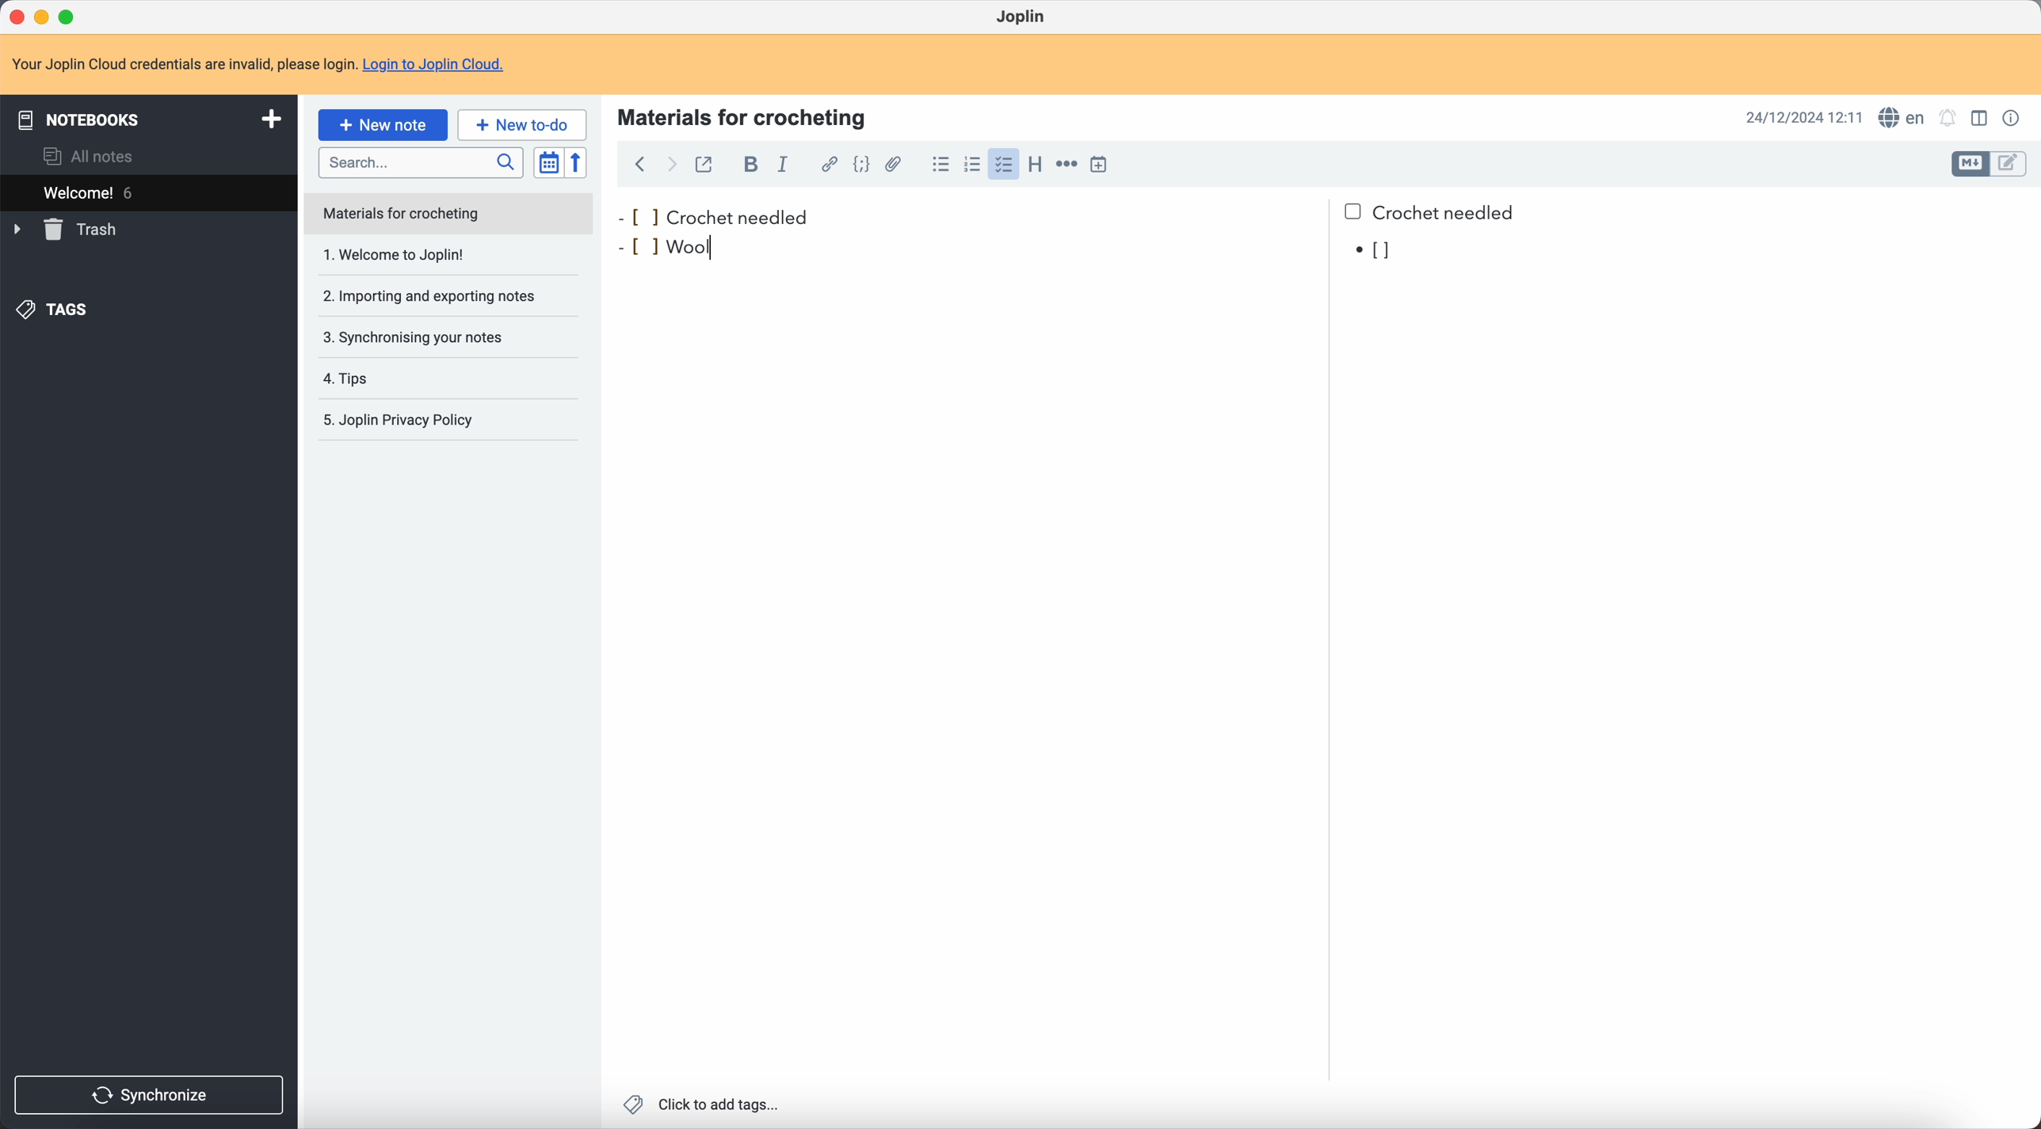 Image resolution: width=2041 pixels, height=1129 pixels. What do you see at coordinates (259, 64) in the screenshot?
I see `note` at bounding box center [259, 64].